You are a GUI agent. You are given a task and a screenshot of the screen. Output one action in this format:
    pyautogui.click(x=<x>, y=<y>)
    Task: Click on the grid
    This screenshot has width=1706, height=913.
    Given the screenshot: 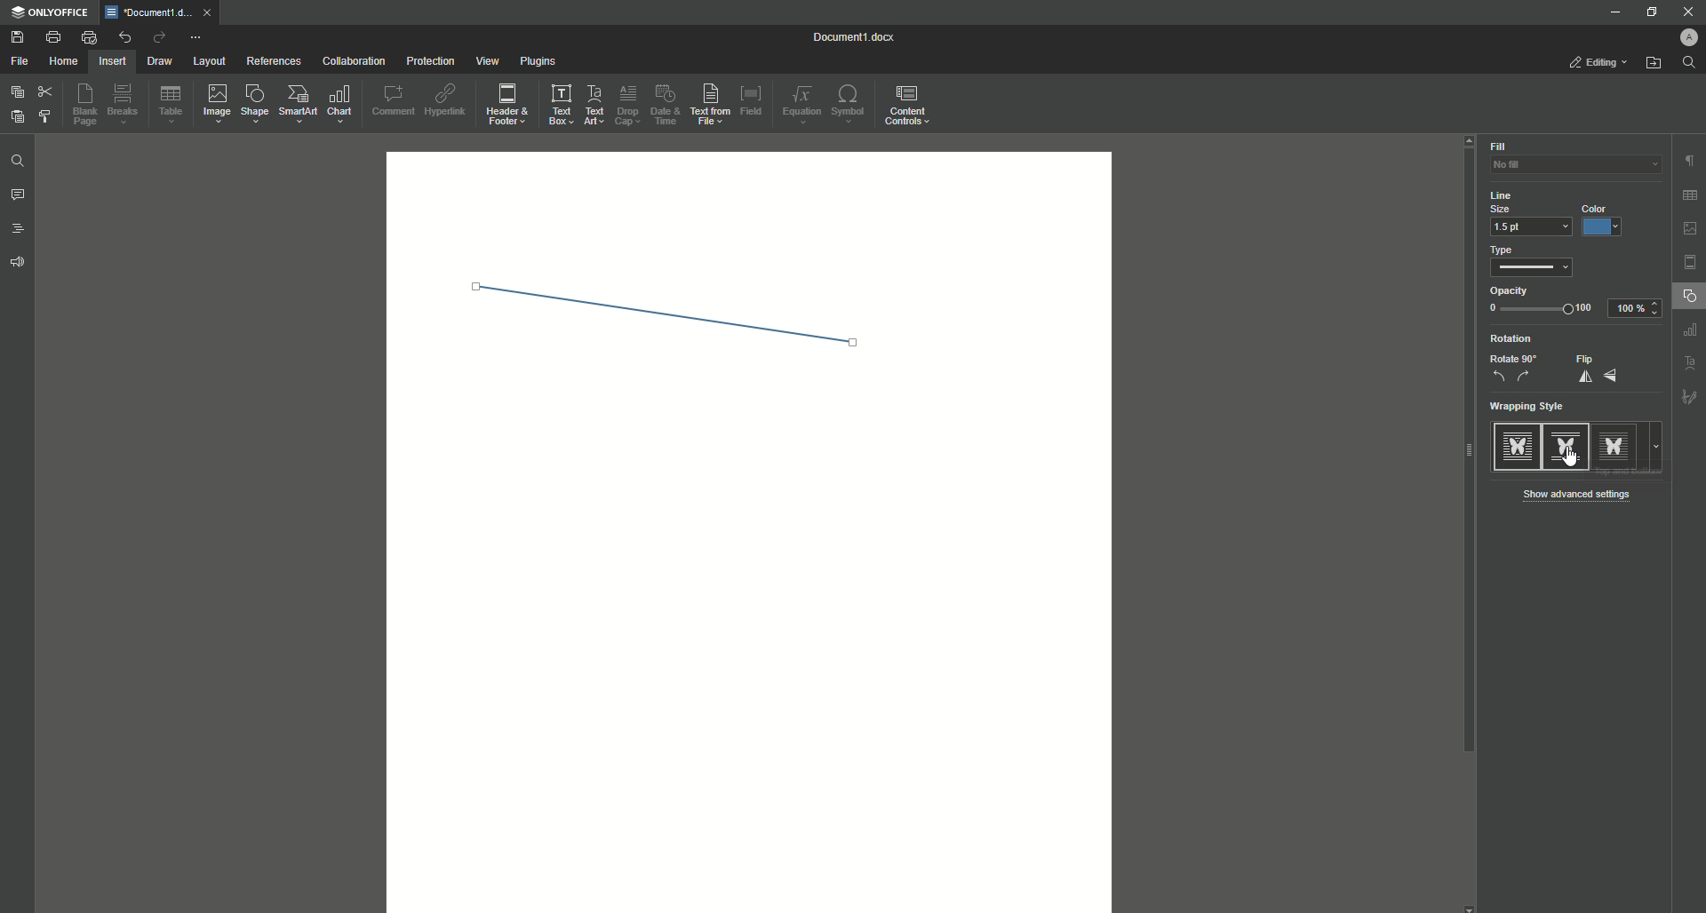 What is the action you would take?
    pyautogui.click(x=1688, y=192)
    